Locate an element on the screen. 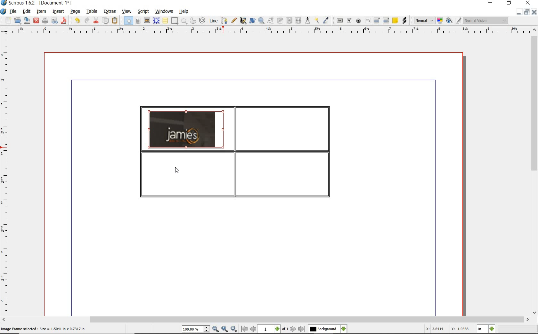 The width and height of the screenshot is (538, 334). table is located at coordinates (166, 21).